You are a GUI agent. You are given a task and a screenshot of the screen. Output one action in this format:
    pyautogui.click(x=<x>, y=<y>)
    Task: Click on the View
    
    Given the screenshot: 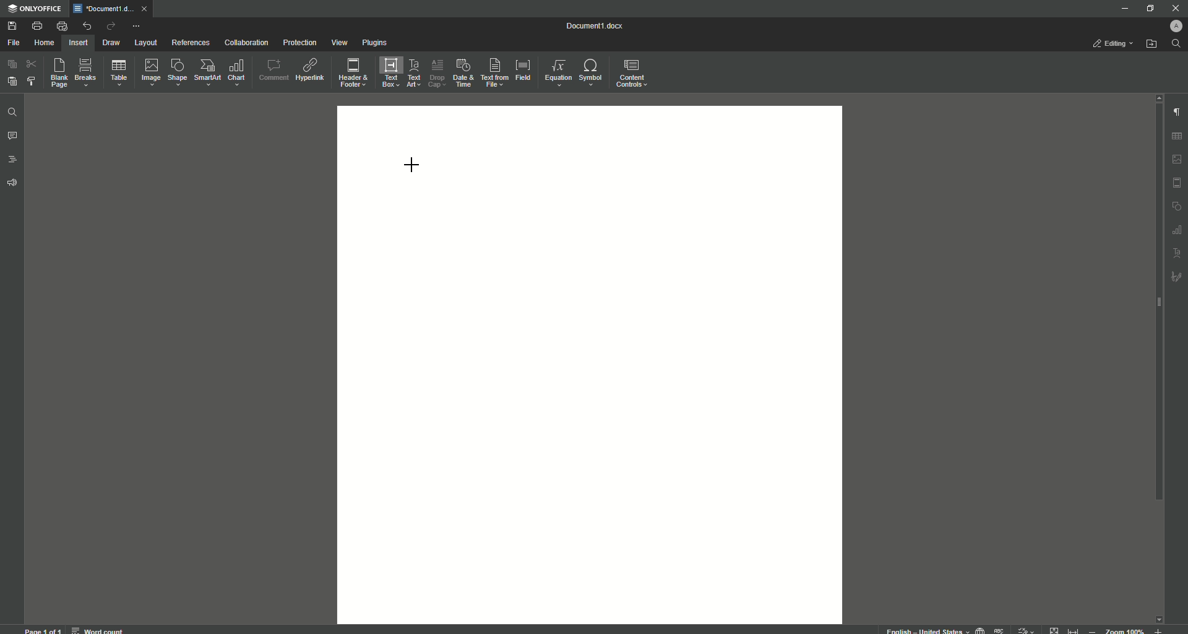 What is the action you would take?
    pyautogui.click(x=338, y=43)
    